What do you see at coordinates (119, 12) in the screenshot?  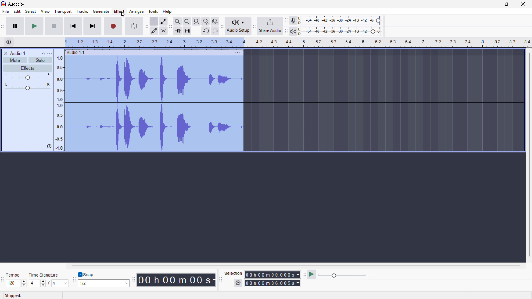 I see `Effect` at bounding box center [119, 12].